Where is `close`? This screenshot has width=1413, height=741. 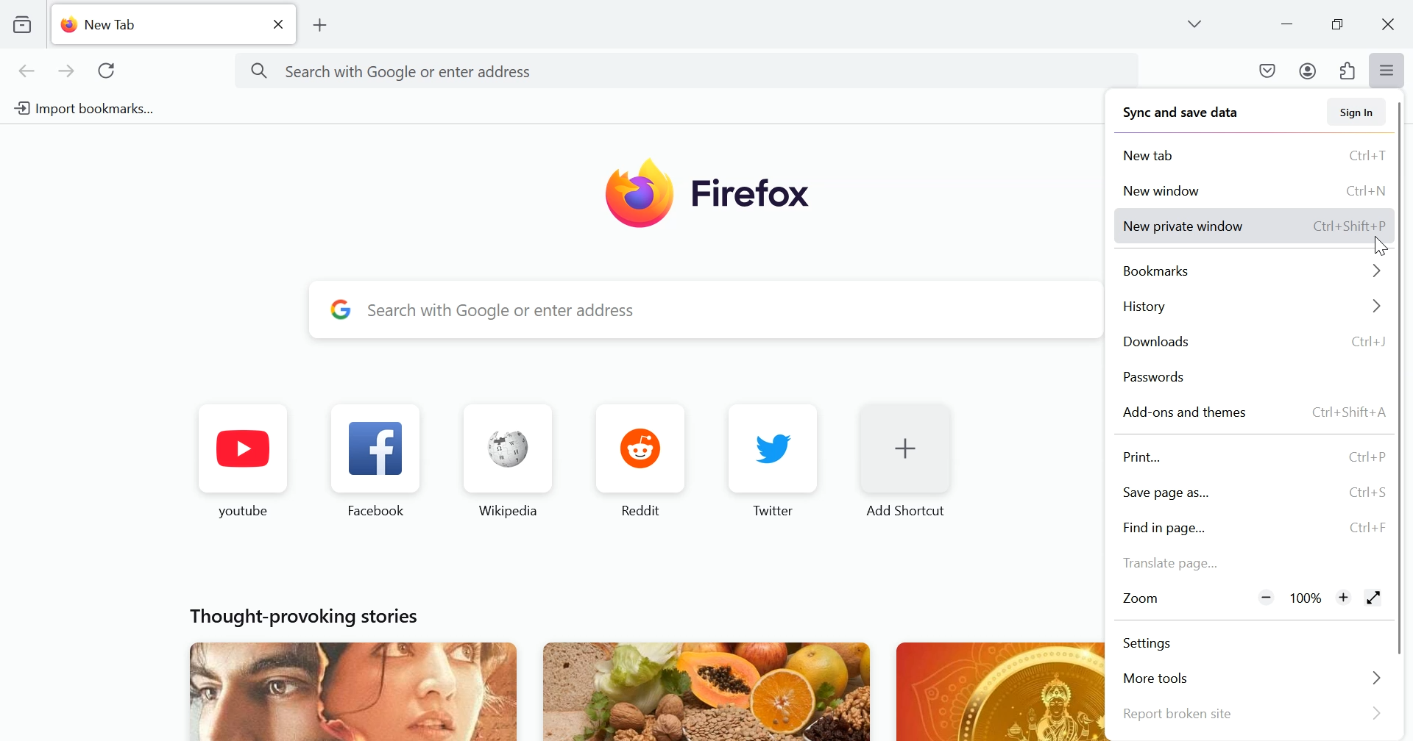
close is located at coordinates (277, 24).